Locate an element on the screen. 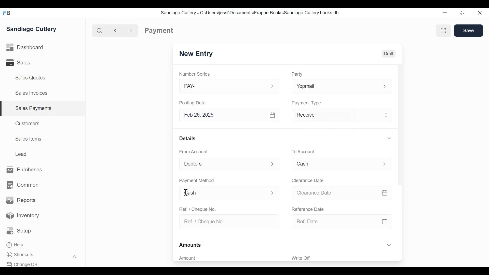  Customers is located at coordinates (28, 123).